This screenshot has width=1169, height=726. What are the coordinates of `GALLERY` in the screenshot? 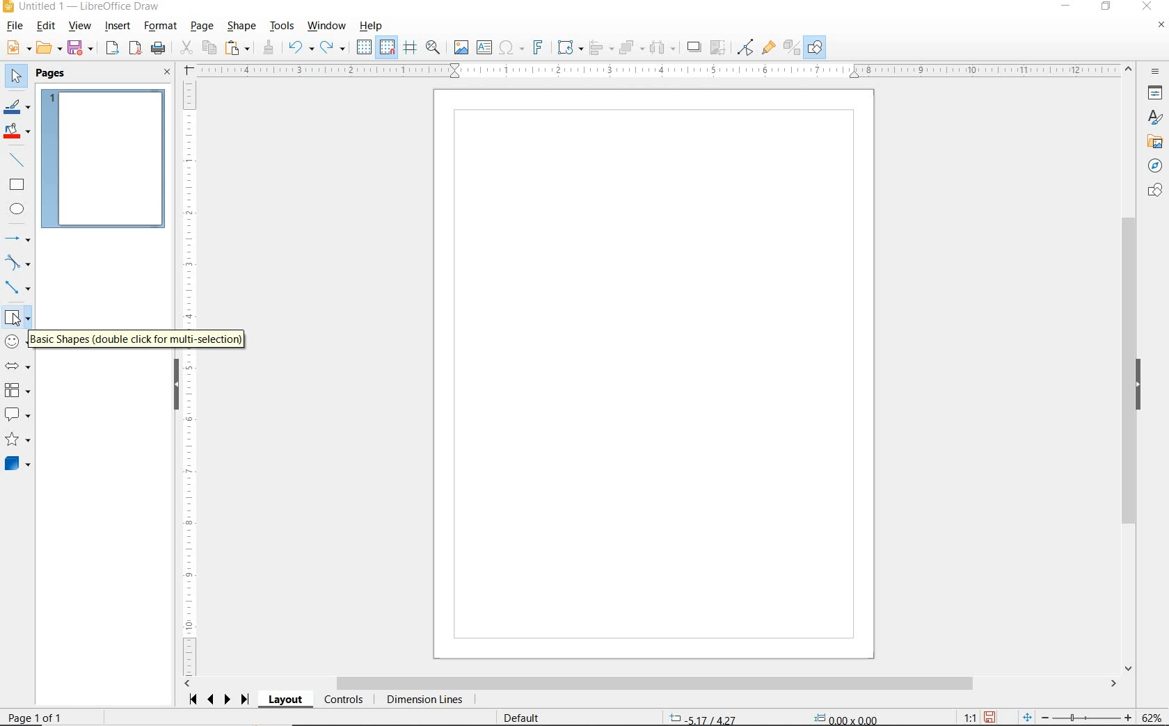 It's located at (1153, 140).